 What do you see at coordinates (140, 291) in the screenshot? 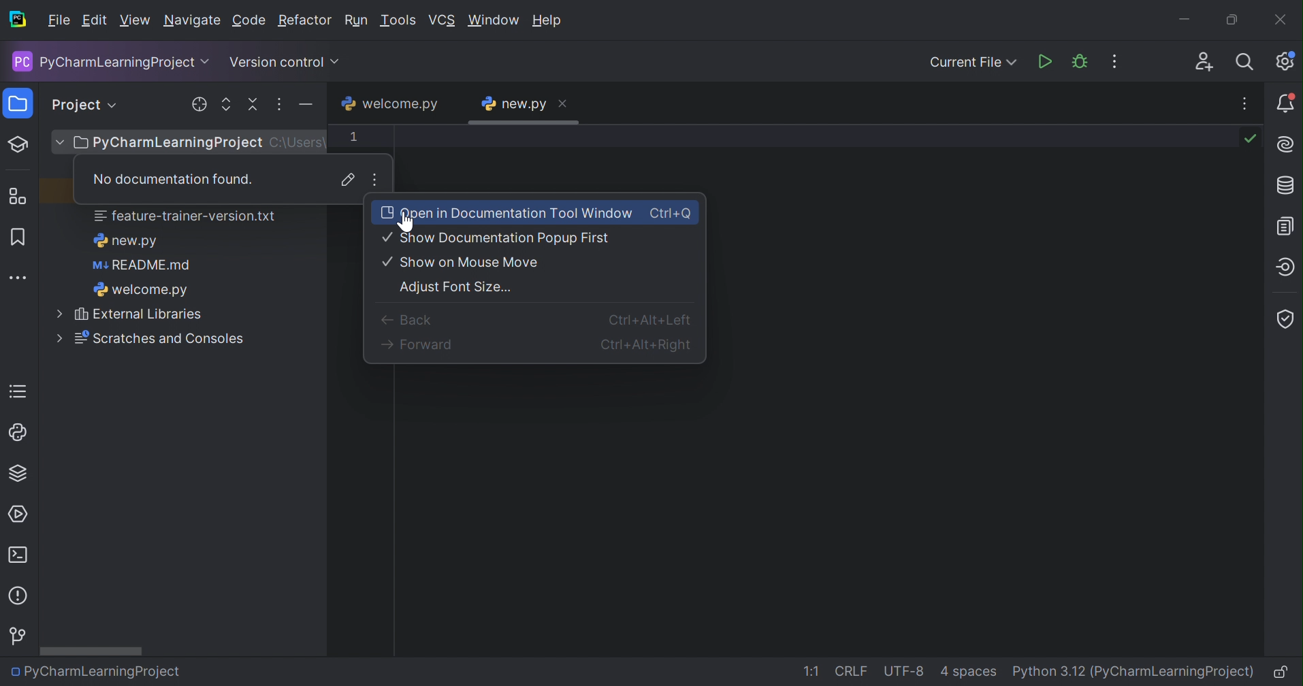
I see `welcome.py` at bounding box center [140, 291].